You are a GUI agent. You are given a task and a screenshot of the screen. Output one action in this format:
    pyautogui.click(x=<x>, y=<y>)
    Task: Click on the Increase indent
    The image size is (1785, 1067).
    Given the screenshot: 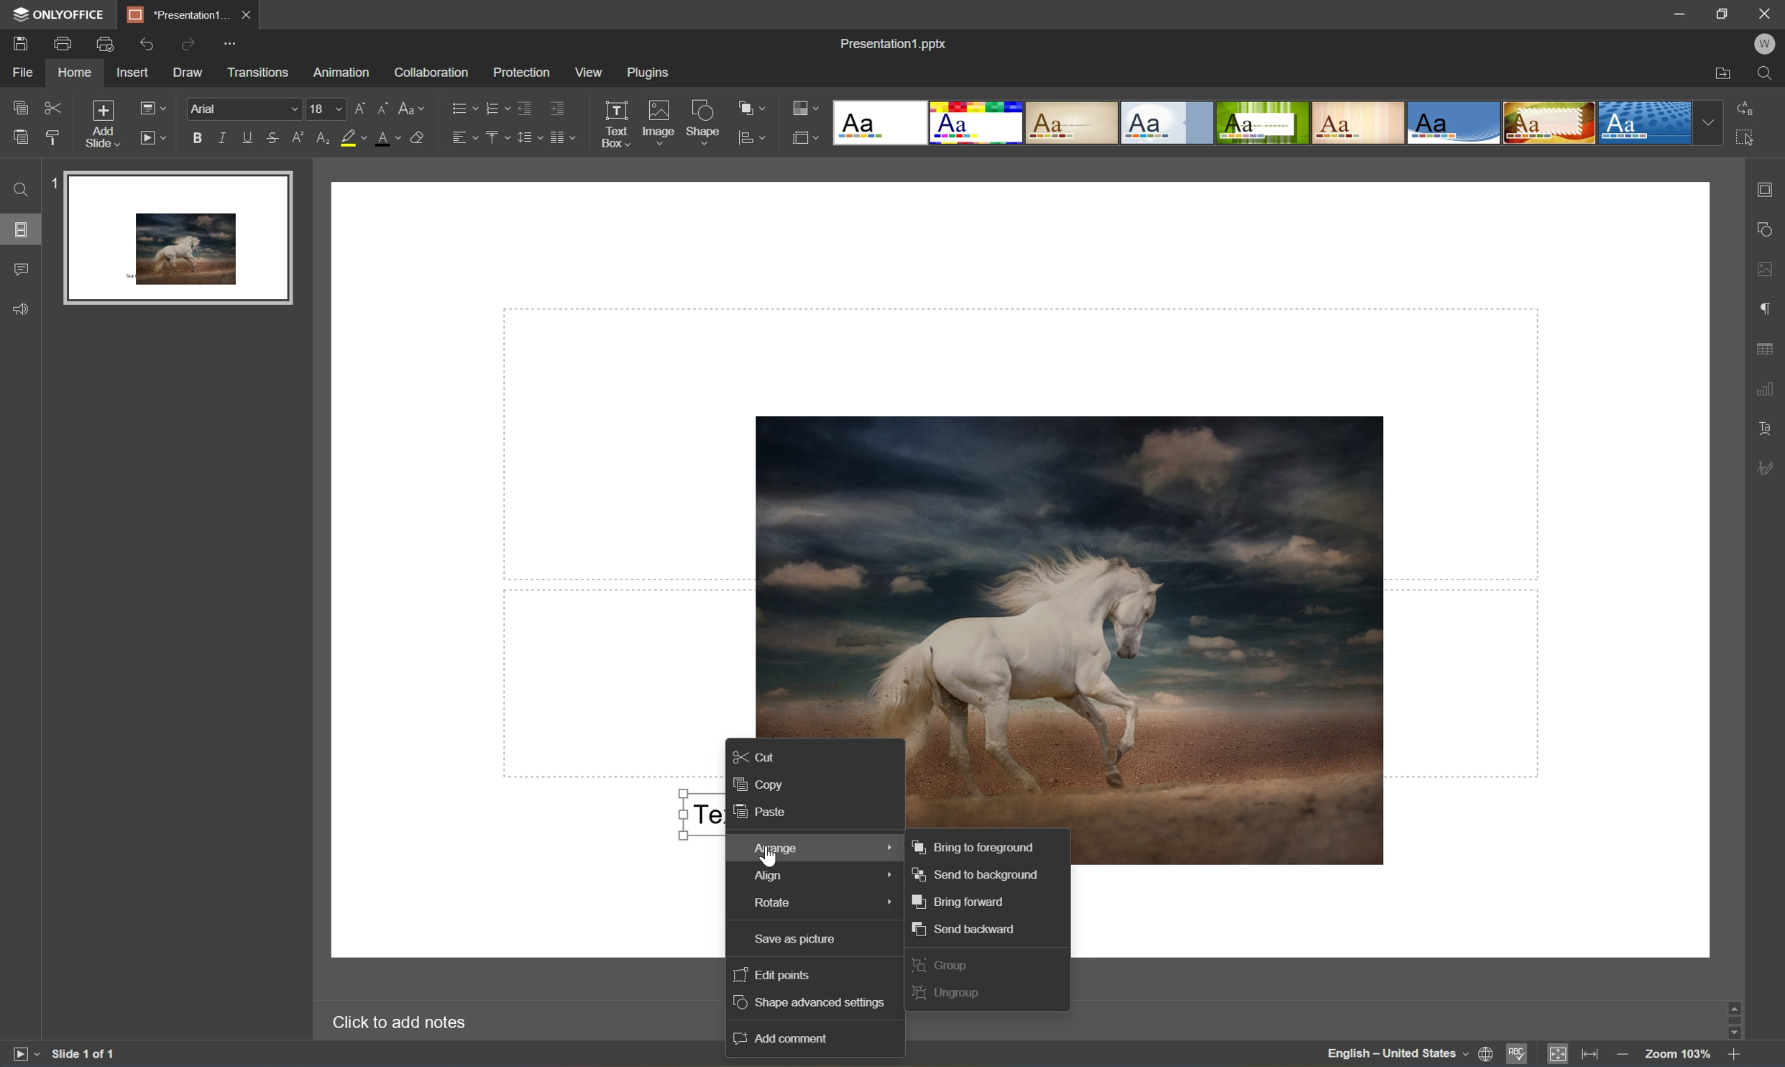 What is the action you would take?
    pyautogui.click(x=559, y=104)
    